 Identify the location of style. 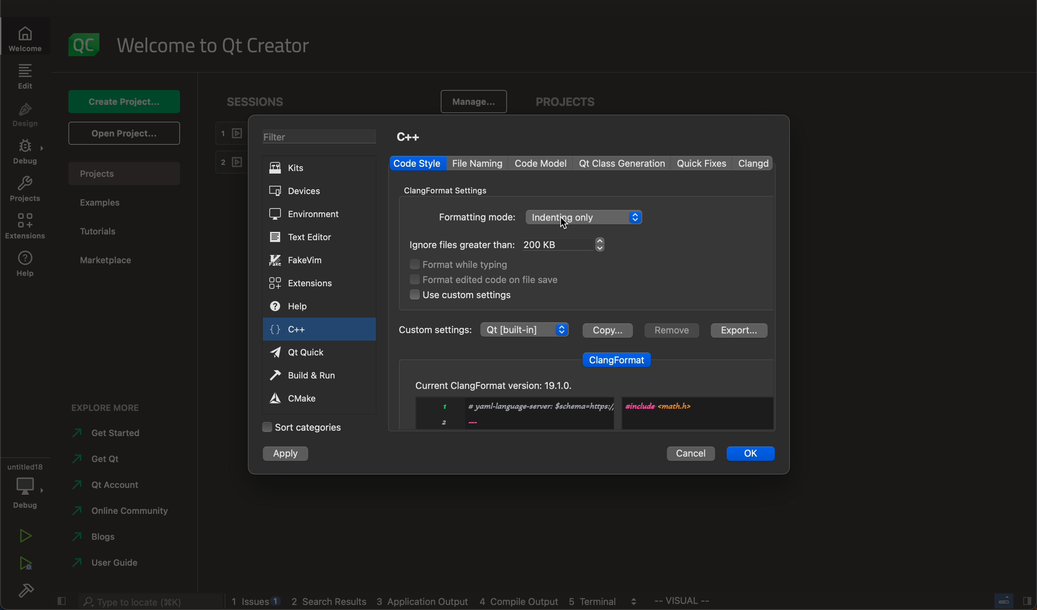
(417, 163).